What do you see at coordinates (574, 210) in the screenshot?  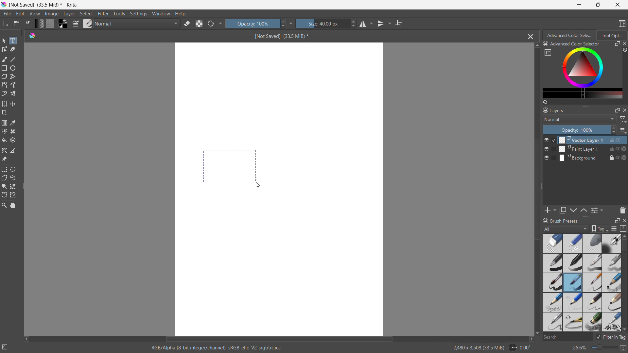 I see `move layer up` at bounding box center [574, 210].